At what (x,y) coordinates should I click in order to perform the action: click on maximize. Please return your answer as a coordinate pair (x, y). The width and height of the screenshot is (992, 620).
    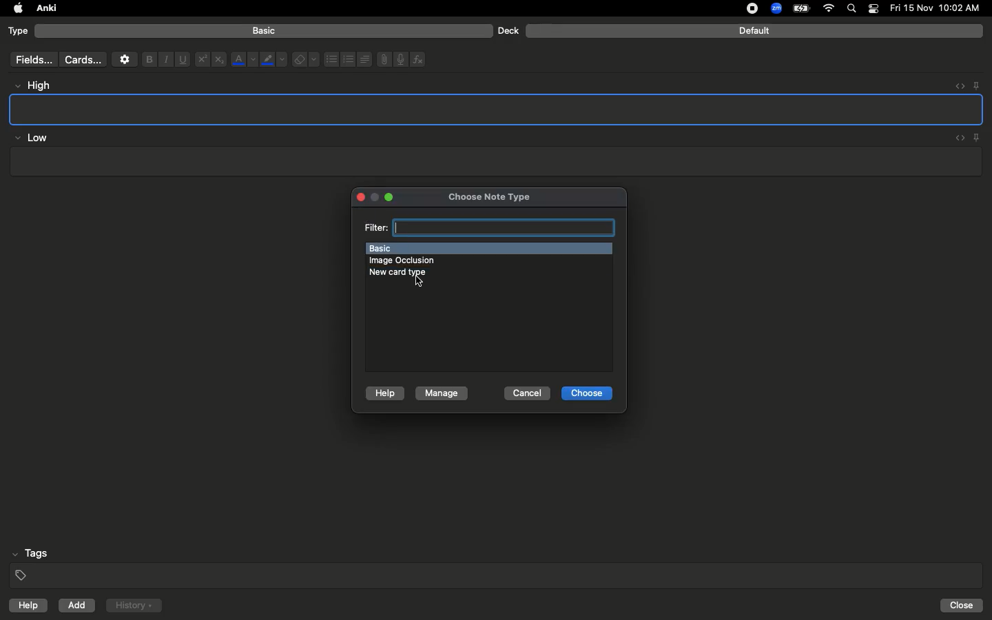
    Looking at the image, I should click on (390, 198).